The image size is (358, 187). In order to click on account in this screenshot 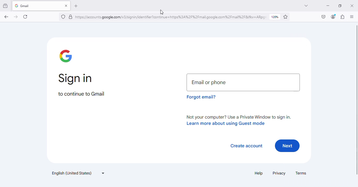, I will do `click(333, 17)`.